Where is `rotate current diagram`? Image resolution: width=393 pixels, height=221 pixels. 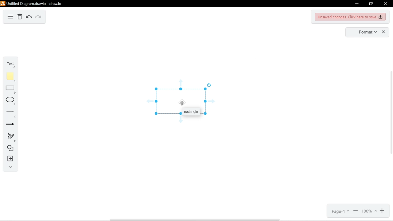 rotate current diagram is located at coordinates (209, 85).